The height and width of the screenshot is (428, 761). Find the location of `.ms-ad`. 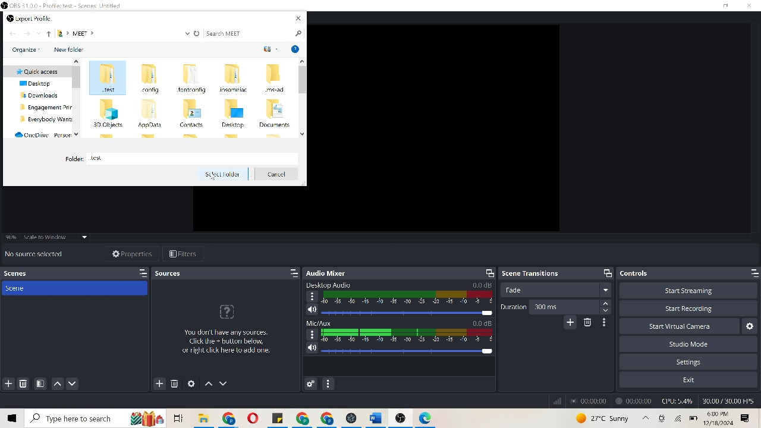

.ms-ad is located at coordinates (276, 78).